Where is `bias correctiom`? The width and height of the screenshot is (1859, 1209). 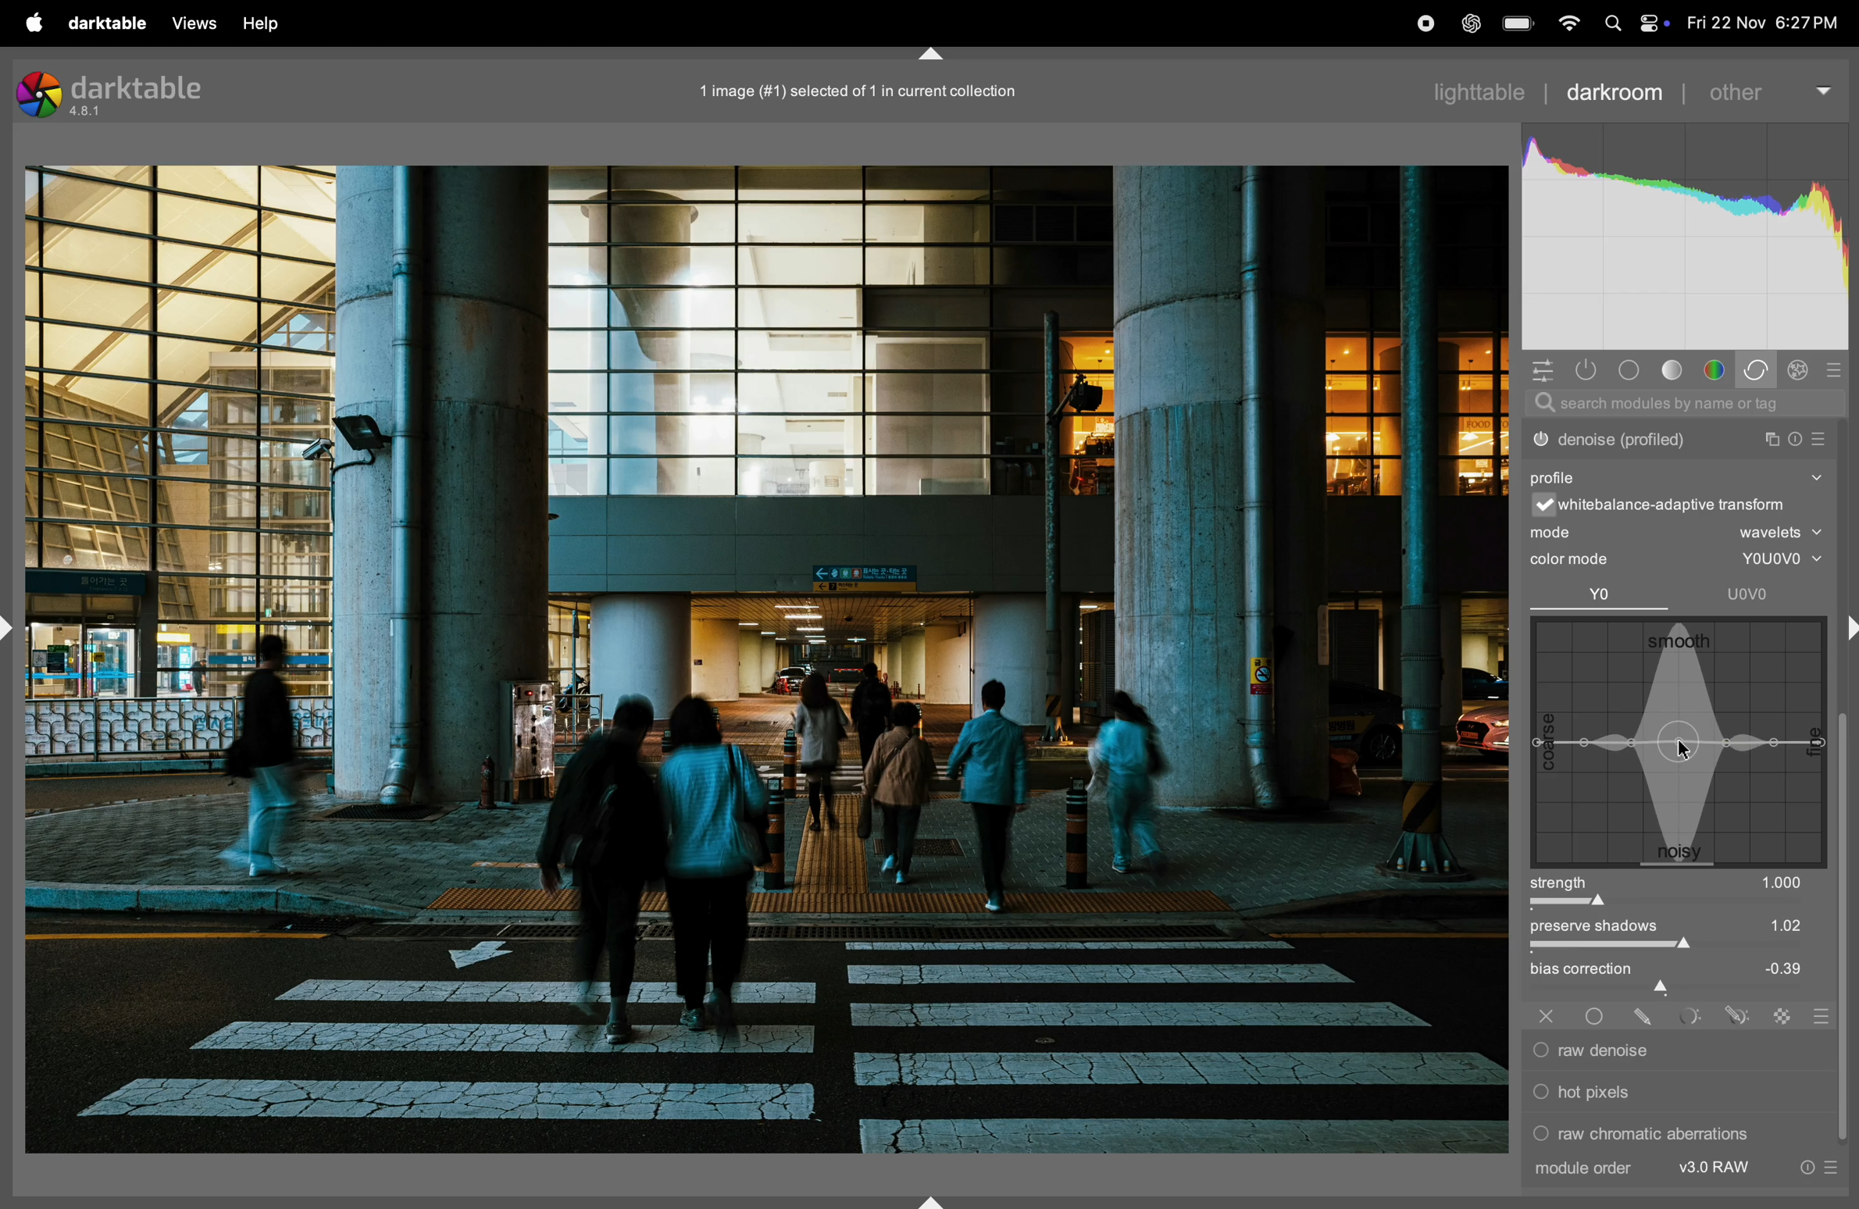
bias correctiom is located at coordinates (1672, 978).